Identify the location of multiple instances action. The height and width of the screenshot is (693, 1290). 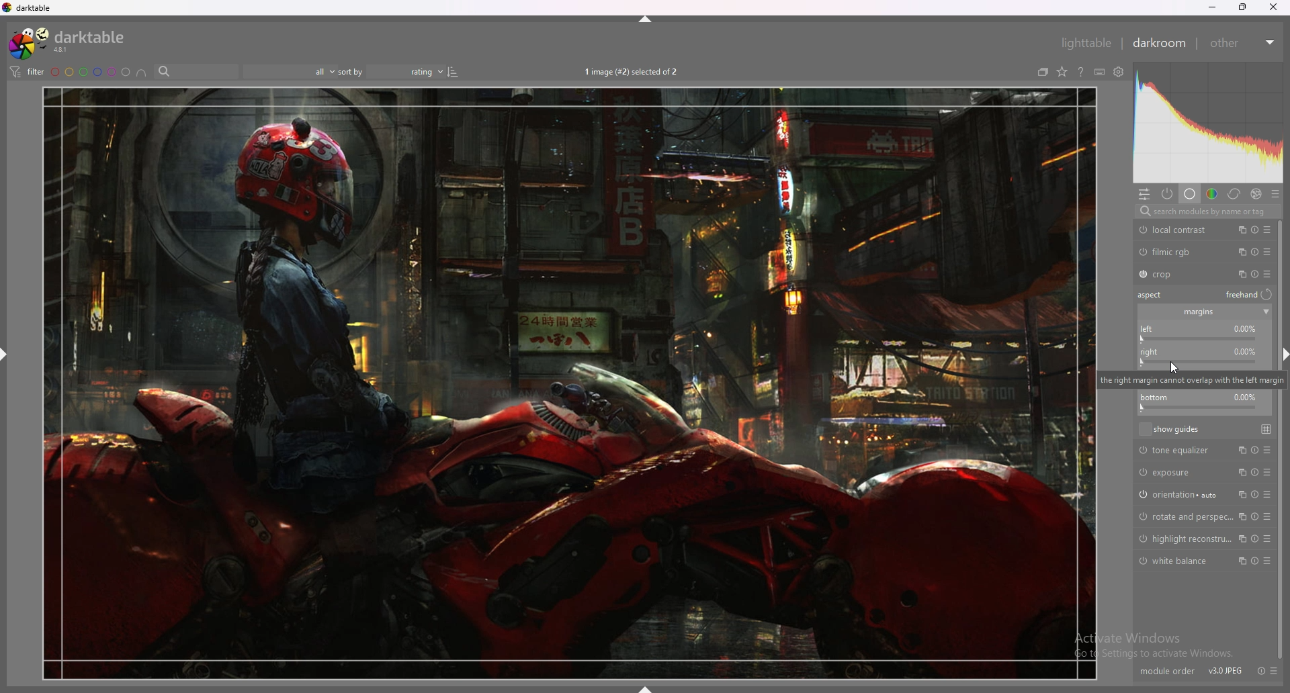
(1239, 449).